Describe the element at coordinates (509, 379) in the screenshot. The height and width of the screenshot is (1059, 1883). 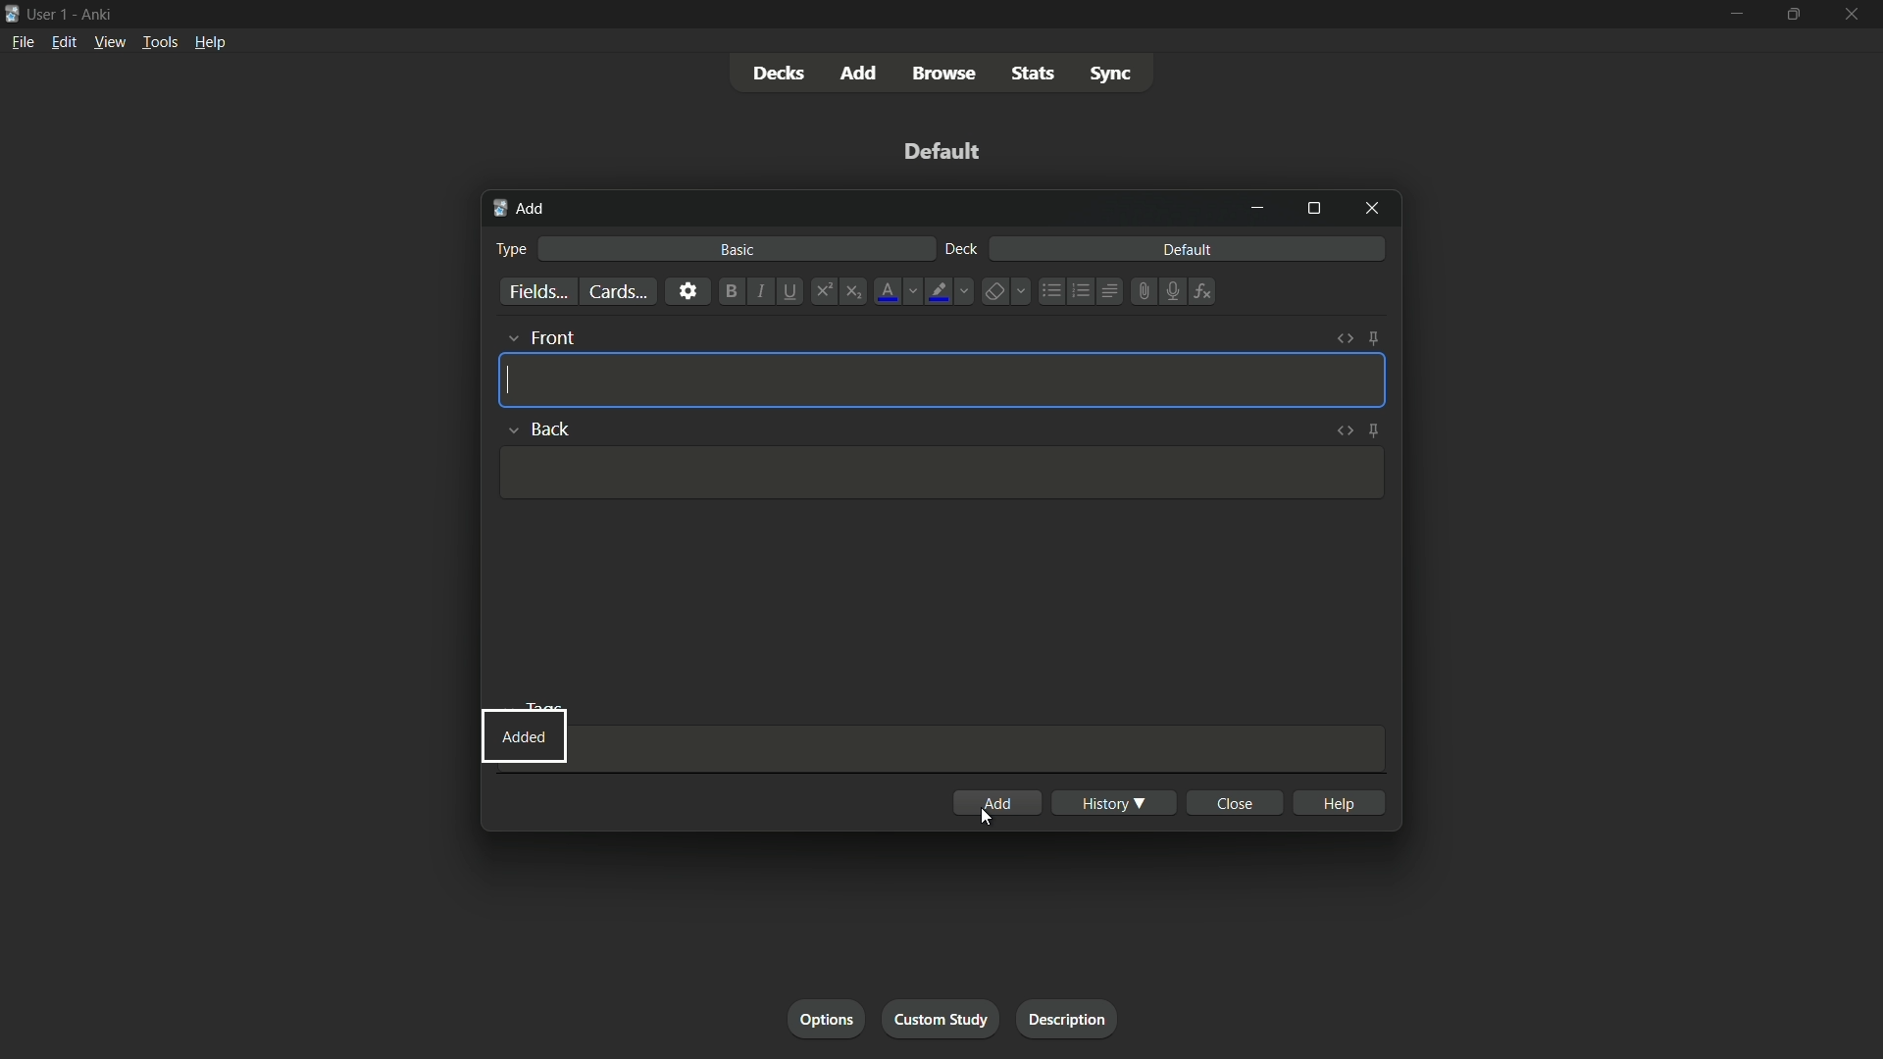
I see `typing cursor` at that location.